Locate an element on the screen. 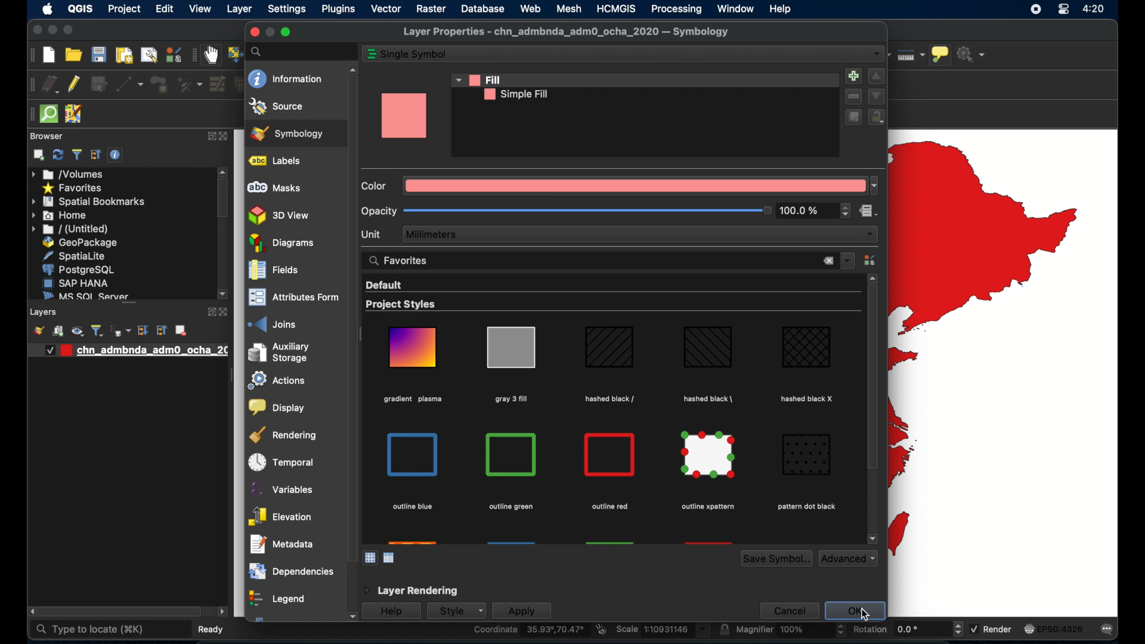 The height and width of the screenshot is (644, 1145). settings is located at coordinates (288, 10).